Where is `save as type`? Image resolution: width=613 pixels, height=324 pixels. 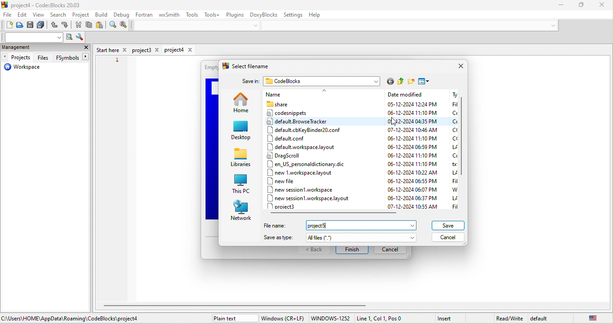
save as type is located at coordinates (340, 238).